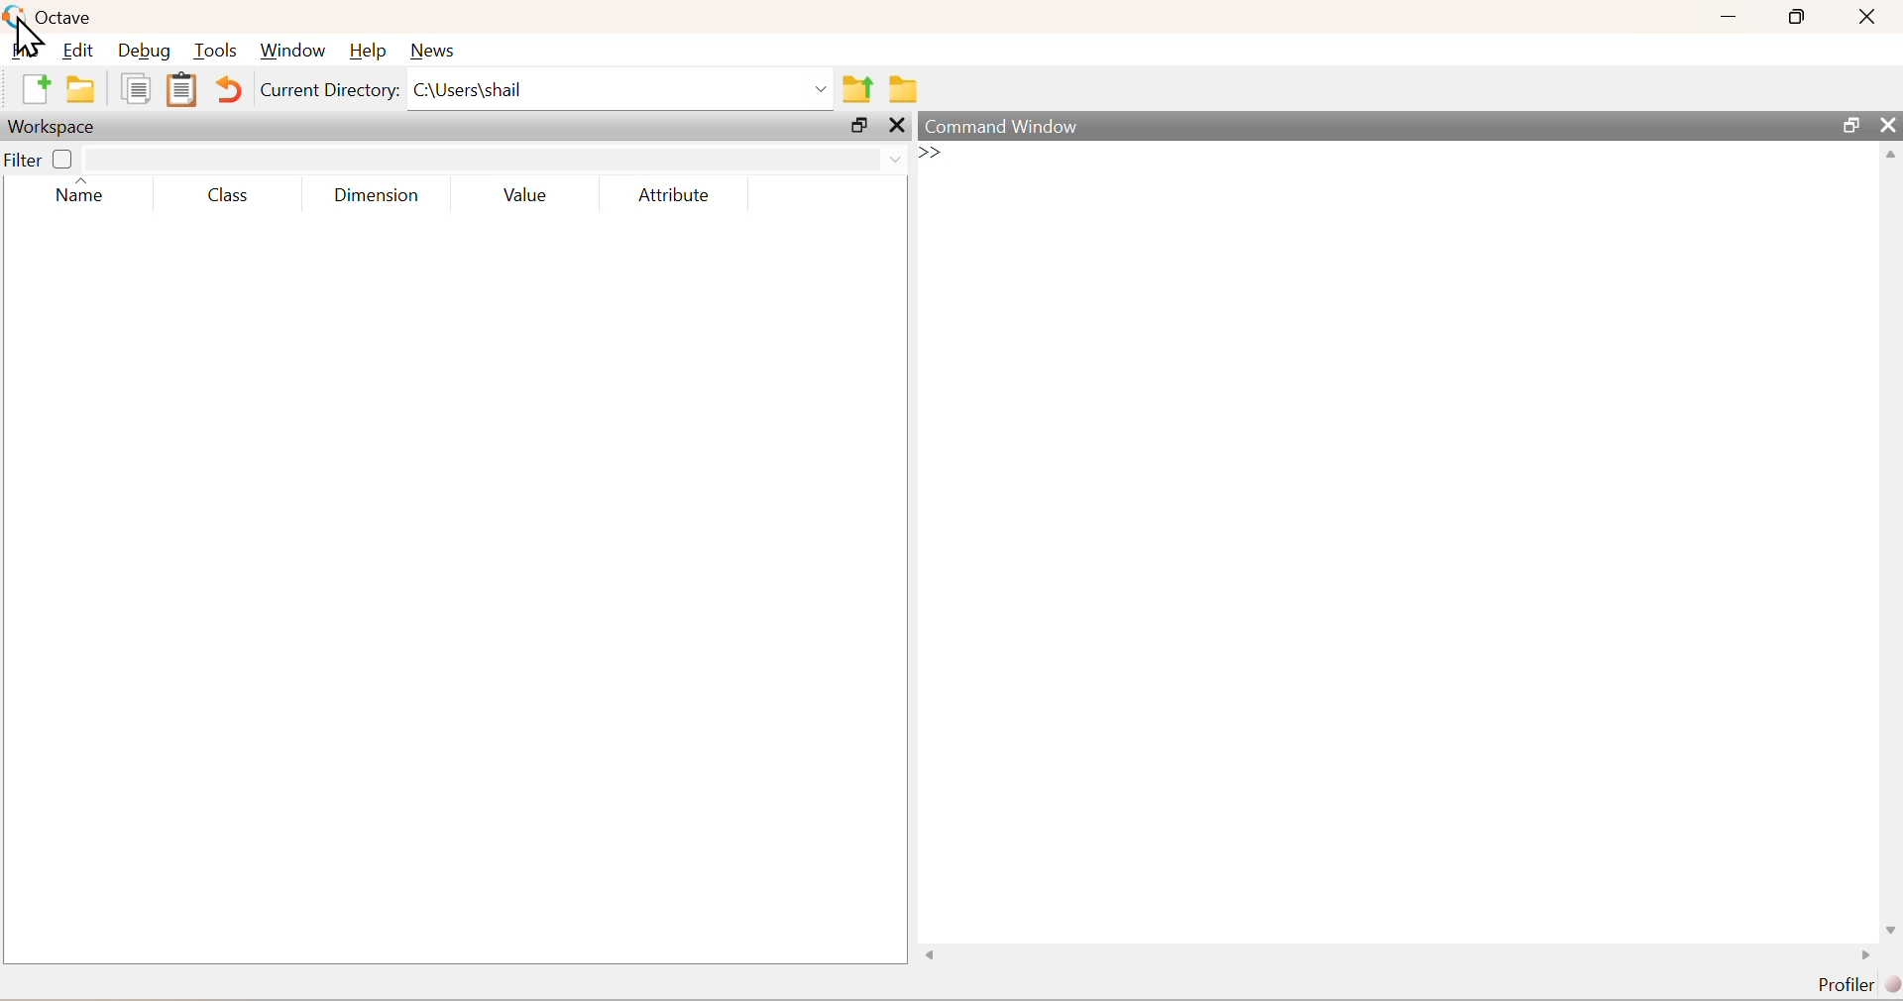 This screenshot has height=1001, width=1903. Describe the element at coordinates (39, 159) in the screenshot. I see `Filter` at that location.